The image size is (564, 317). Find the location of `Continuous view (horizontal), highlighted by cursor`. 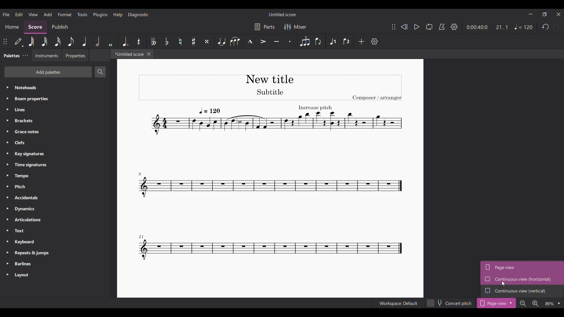

Continuous view (horizontal), highlighted by cursor is located at coordinates (522, 278).